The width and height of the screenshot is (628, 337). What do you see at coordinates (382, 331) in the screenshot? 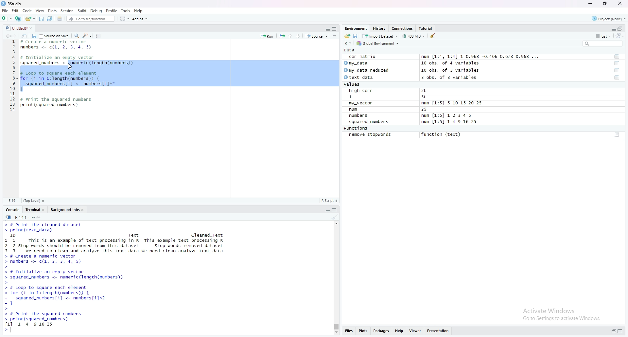
I see `Packages` at bounding box center [382, 331].